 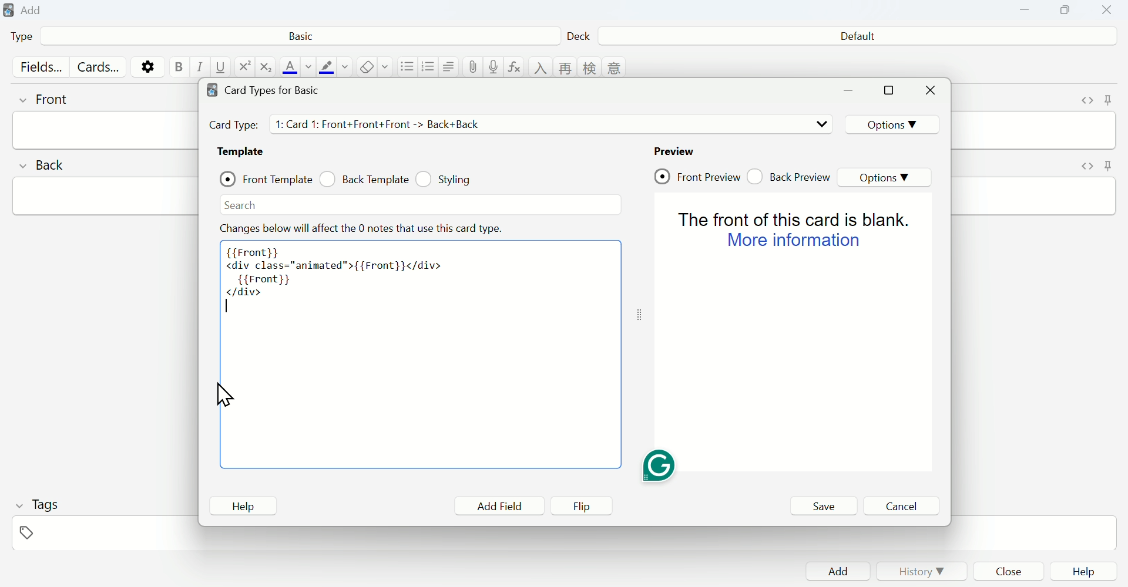 What do you see at coordinates (102, 534) in the screenshot?
I see `tags` at bounding box center [102, 534].